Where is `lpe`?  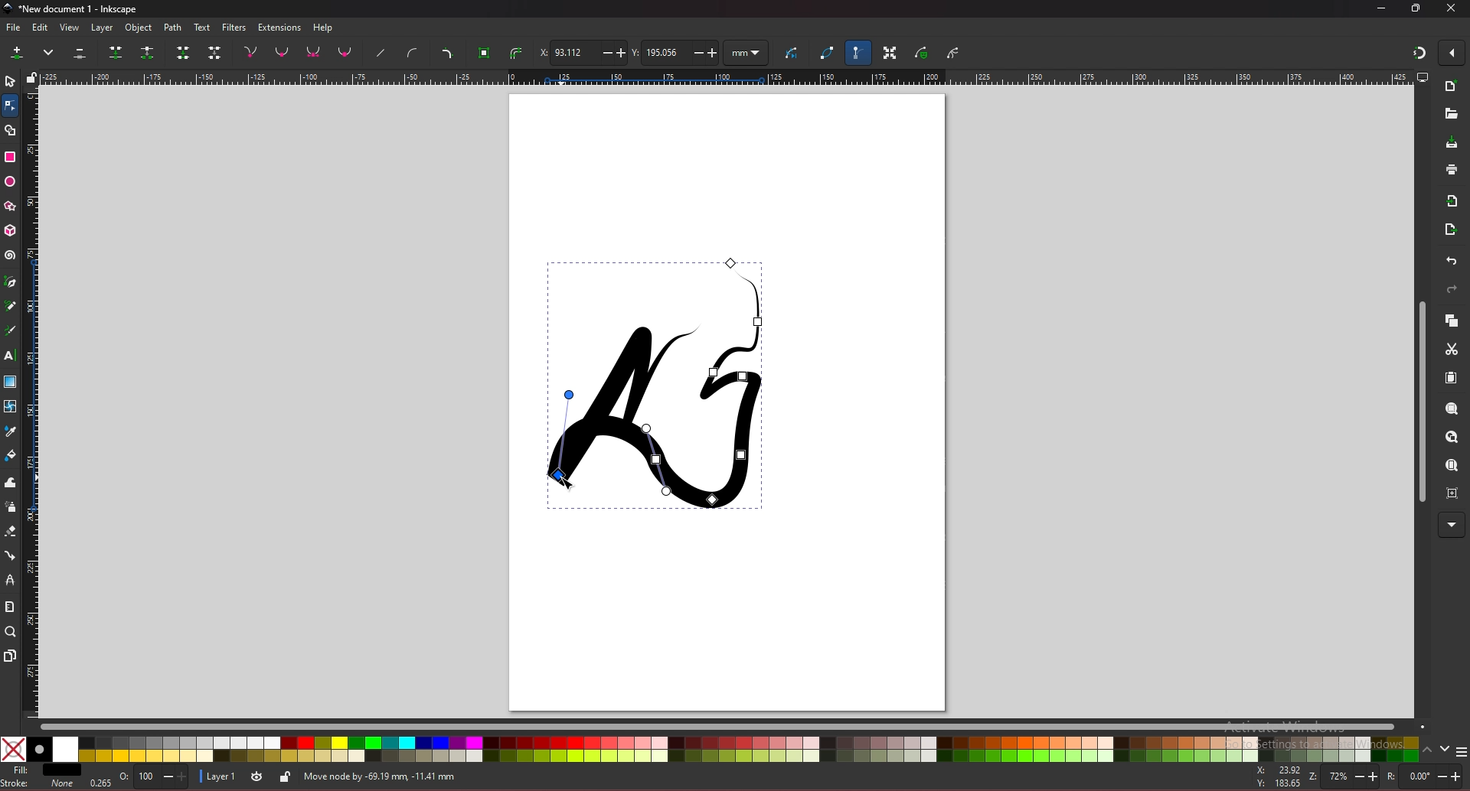
lpe is located at coordinates (11, 581).